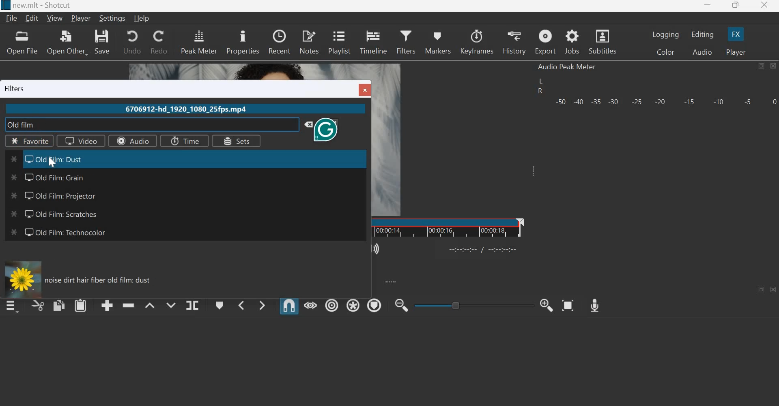 The width and height of the screenshot is (779, 406). I want to click on properties, so click(243, 41).